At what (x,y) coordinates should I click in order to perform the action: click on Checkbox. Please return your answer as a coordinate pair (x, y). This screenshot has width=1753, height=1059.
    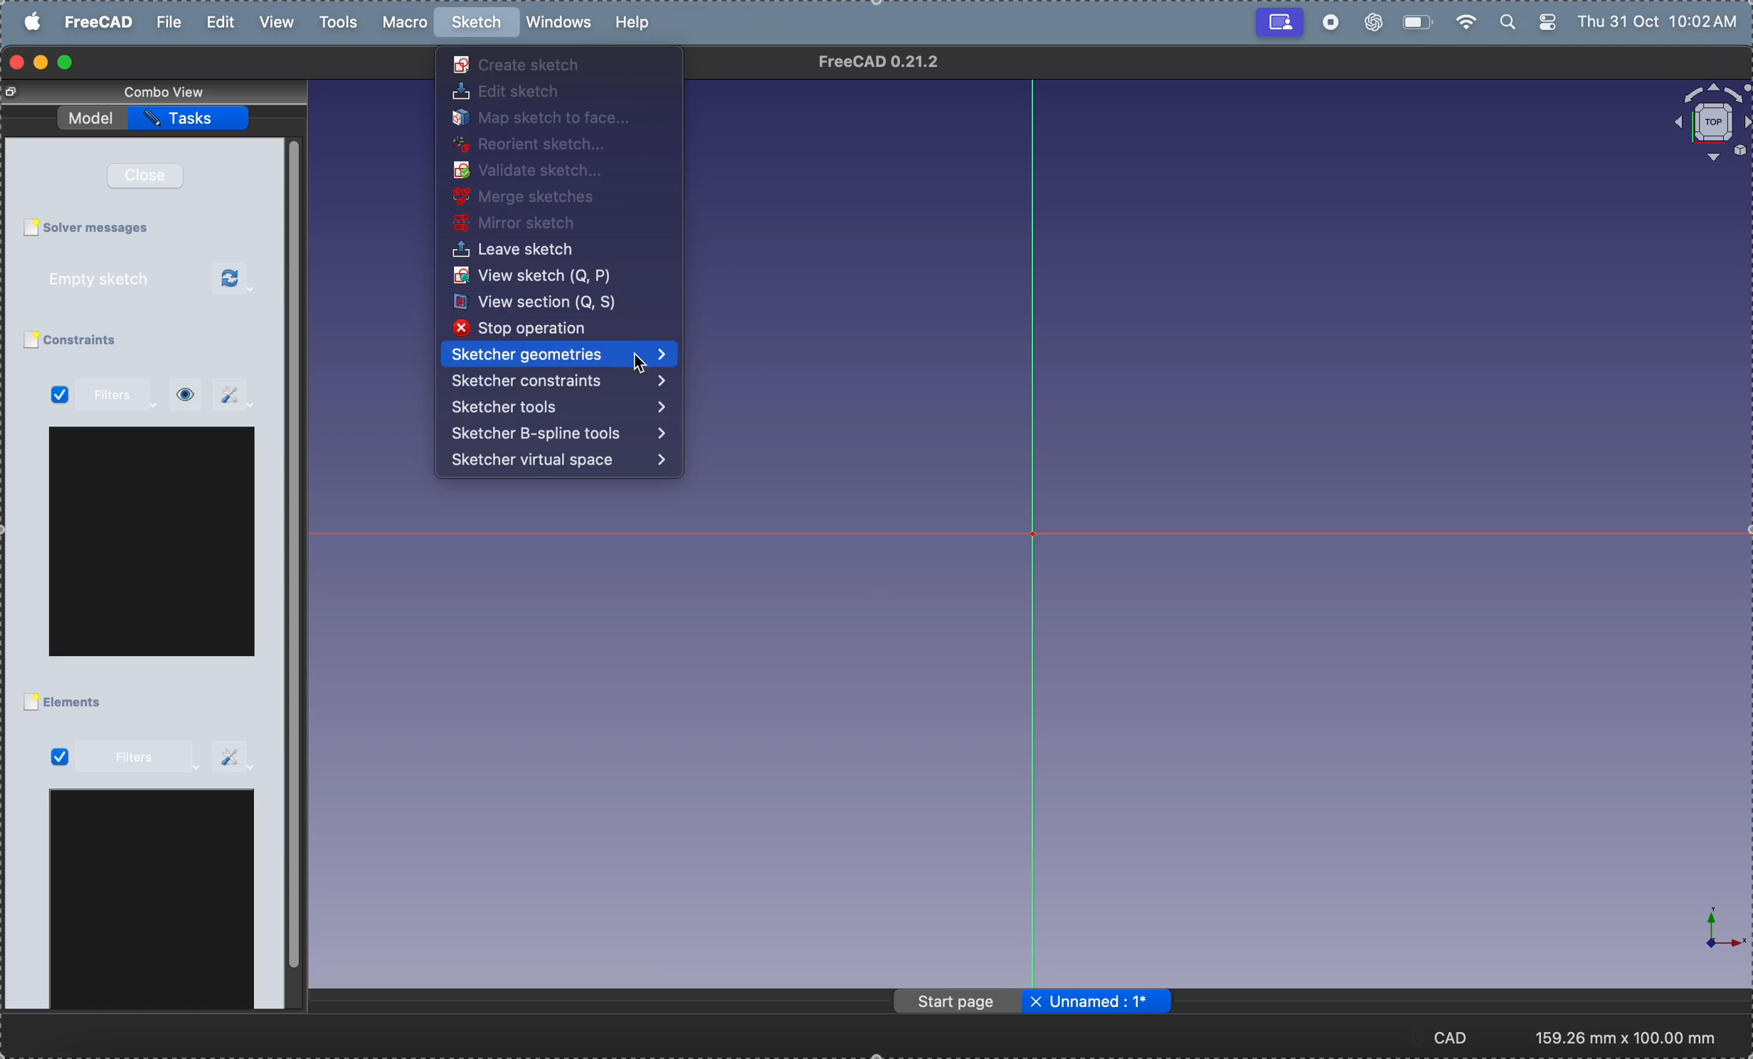
    Looking at the image, I should click on (29, 341).